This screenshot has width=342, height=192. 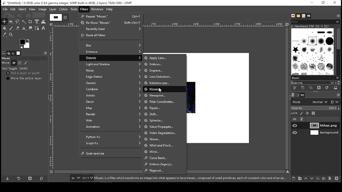 I want to click on tools, so click(x=74, y=10).